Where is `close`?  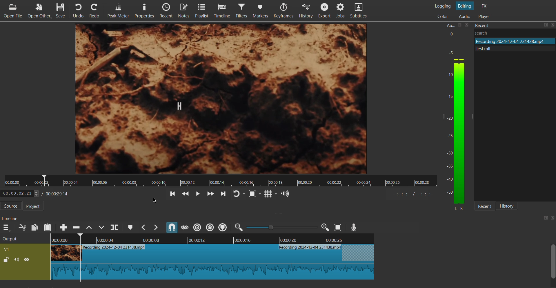
close is located at coordinates (552, 218).